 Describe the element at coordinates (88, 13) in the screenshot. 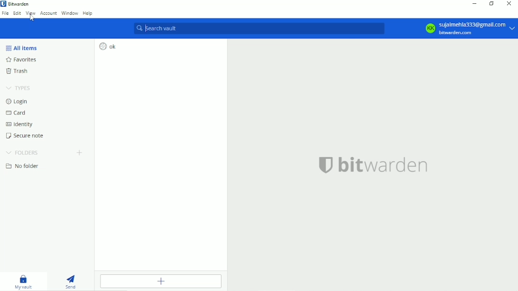

I see `Help` at that location.